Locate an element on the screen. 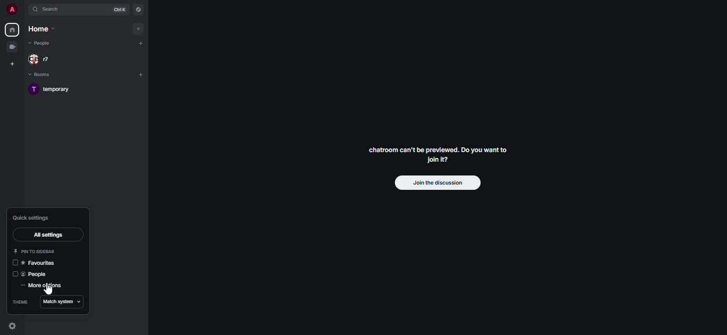 This screenshot has width=727, height=335. add is located at coordinates (143, 74).